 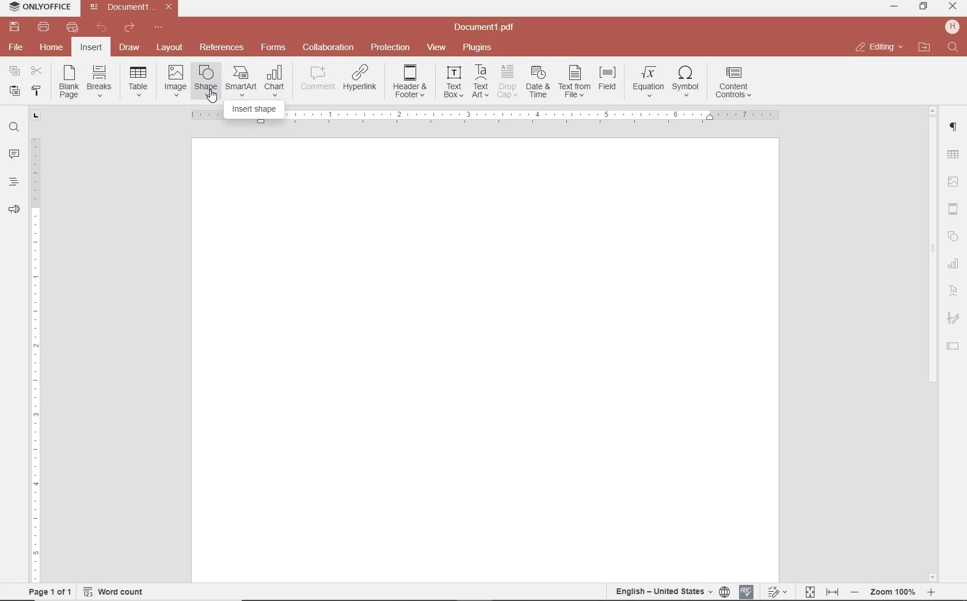 I want to click on INSERT TEXT ART, so click(x=480, y=82).